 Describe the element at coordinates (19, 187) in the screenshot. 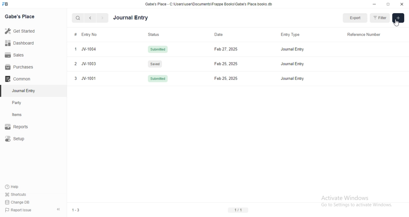

I see `‘Help` at that location.